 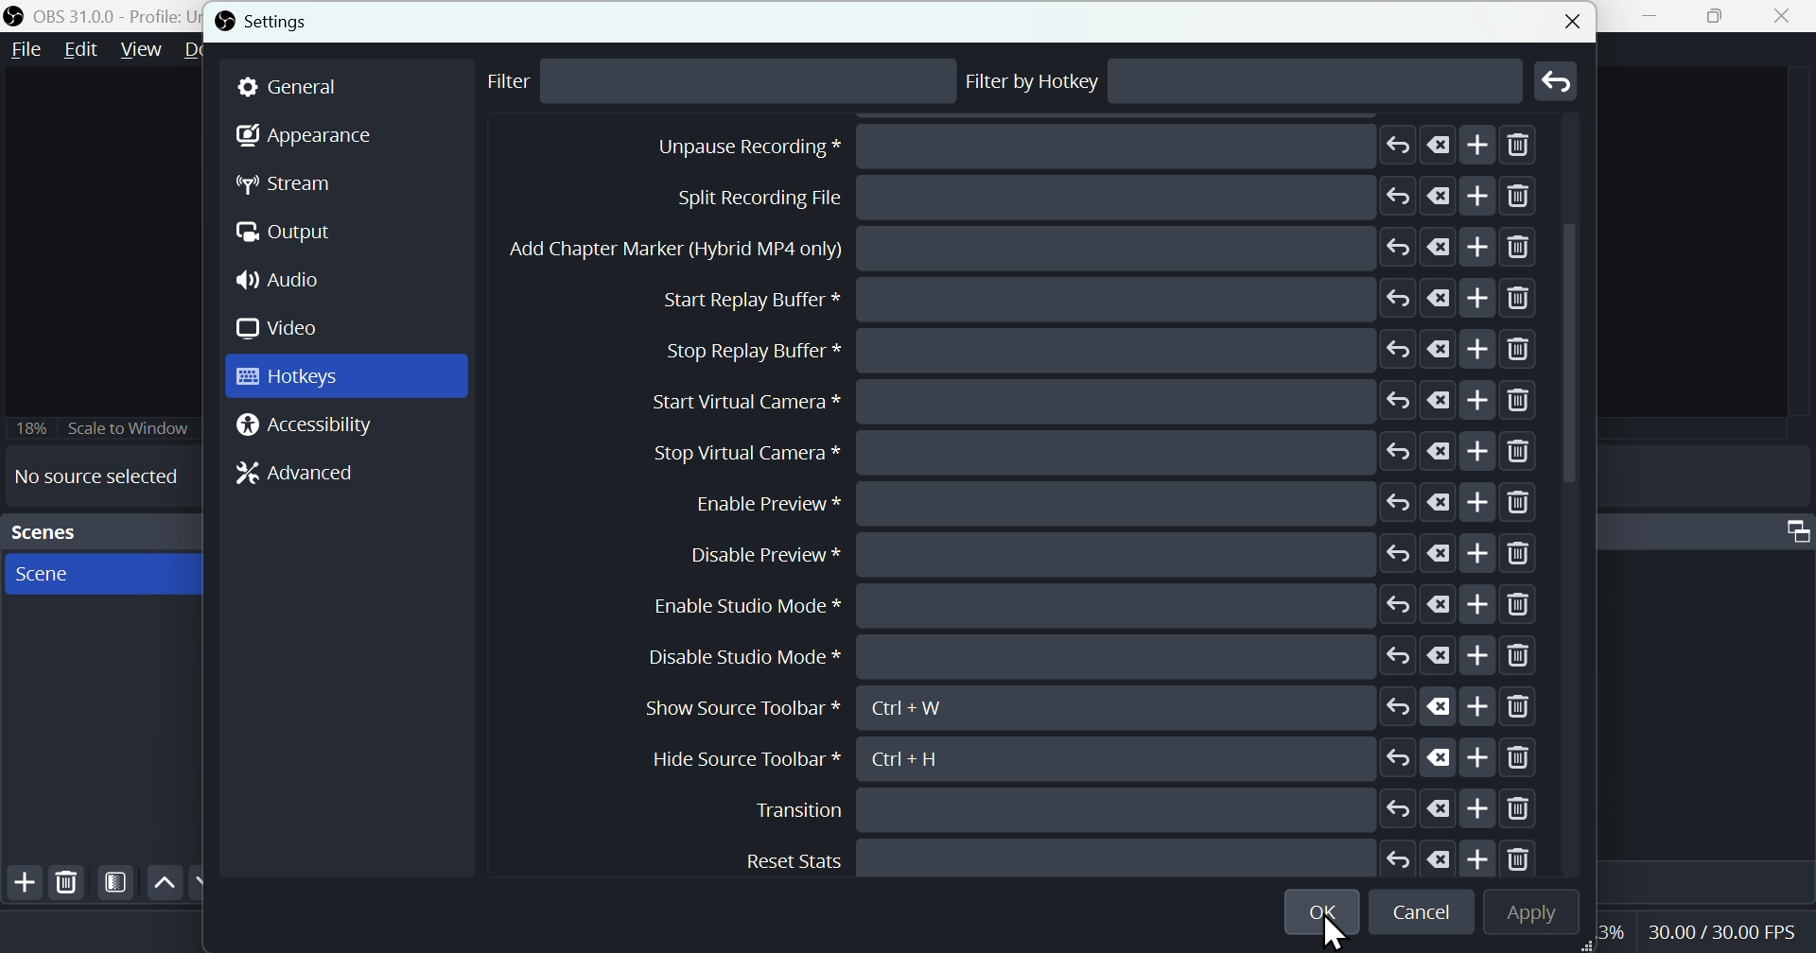 I want to click on Scenes, so click(x=98, y=532).